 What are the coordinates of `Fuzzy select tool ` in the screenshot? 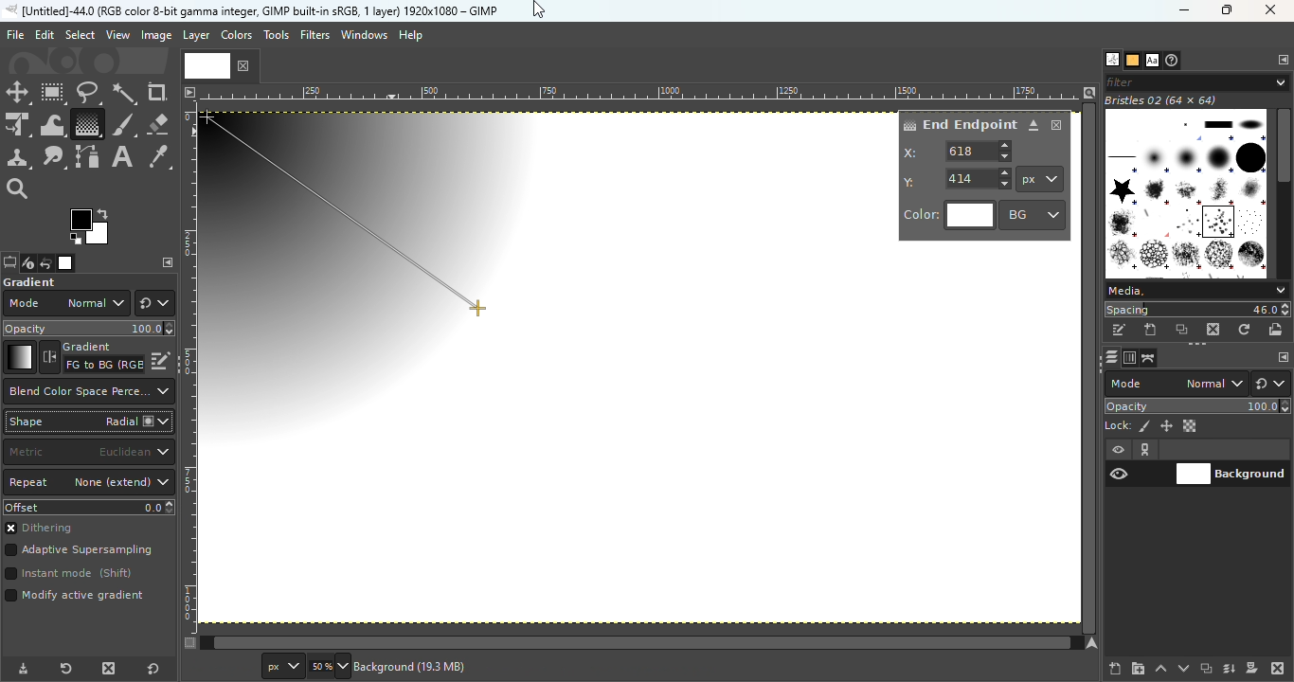 It's located at (125, 93).